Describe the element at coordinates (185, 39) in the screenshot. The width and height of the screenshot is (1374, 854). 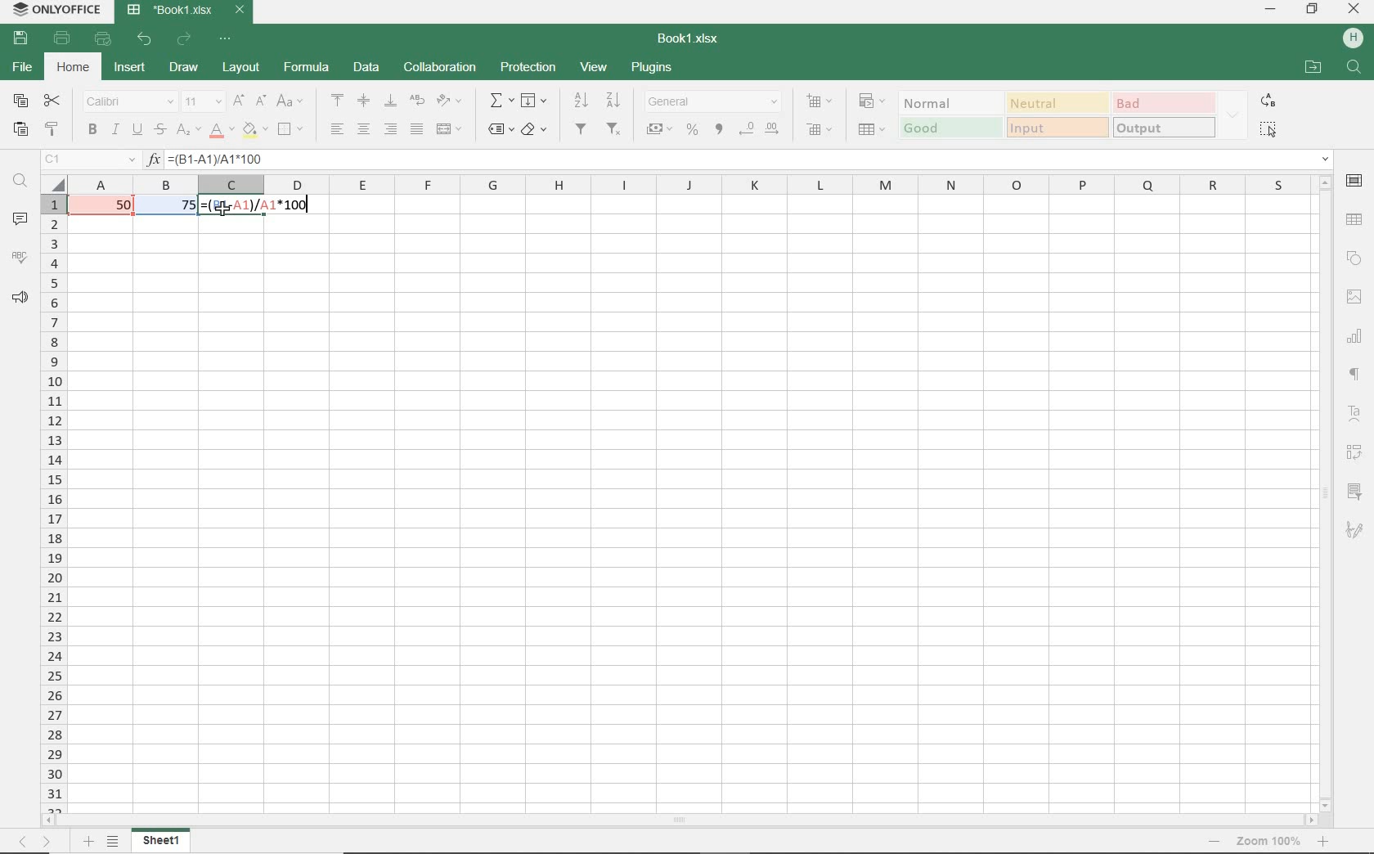
I see `redo` at that location.